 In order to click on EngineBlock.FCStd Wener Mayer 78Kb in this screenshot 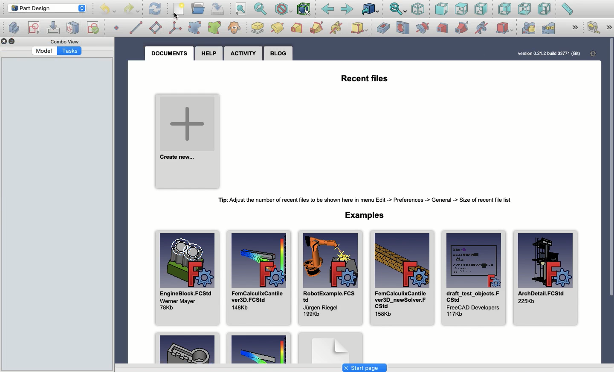, I will do `click(187, 278)`.